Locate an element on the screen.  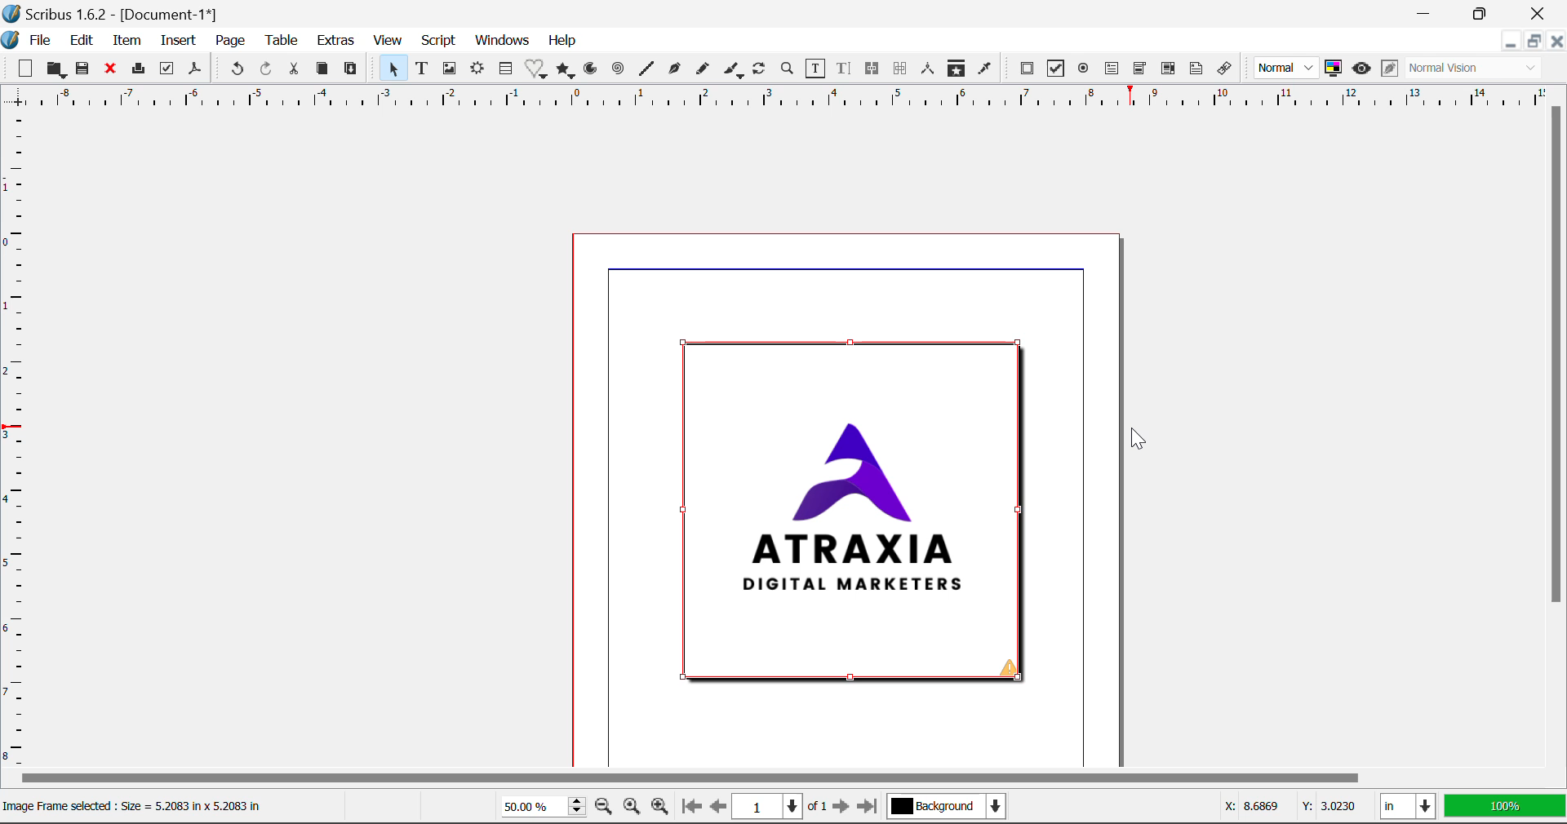
Copy Item Properties is located at coordinates (954, 69).